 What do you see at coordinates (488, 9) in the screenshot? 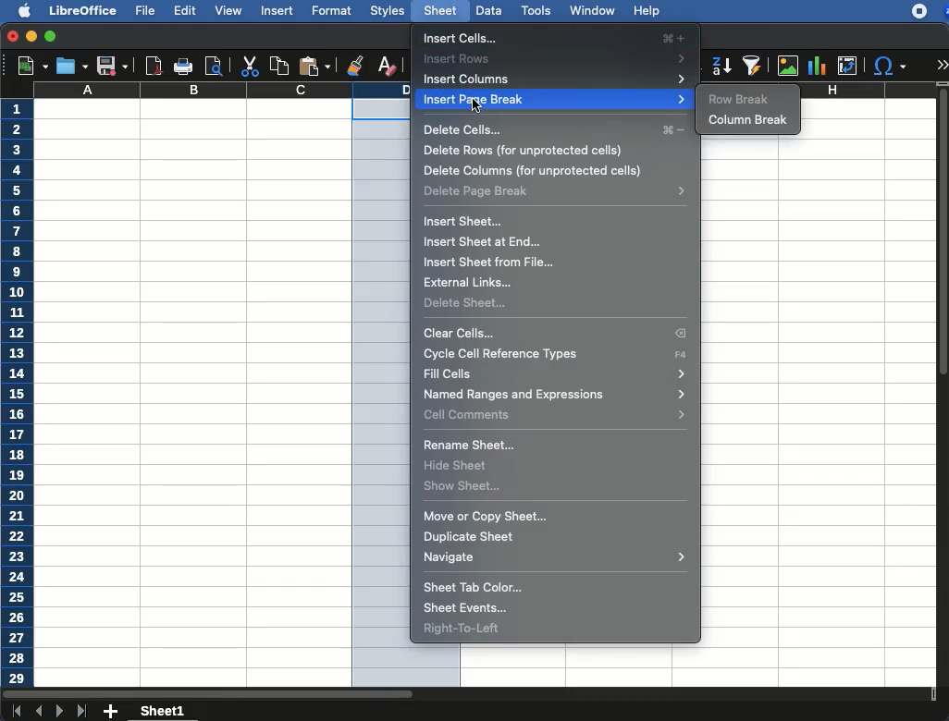
I see `data` at bounding box center [488, 9].